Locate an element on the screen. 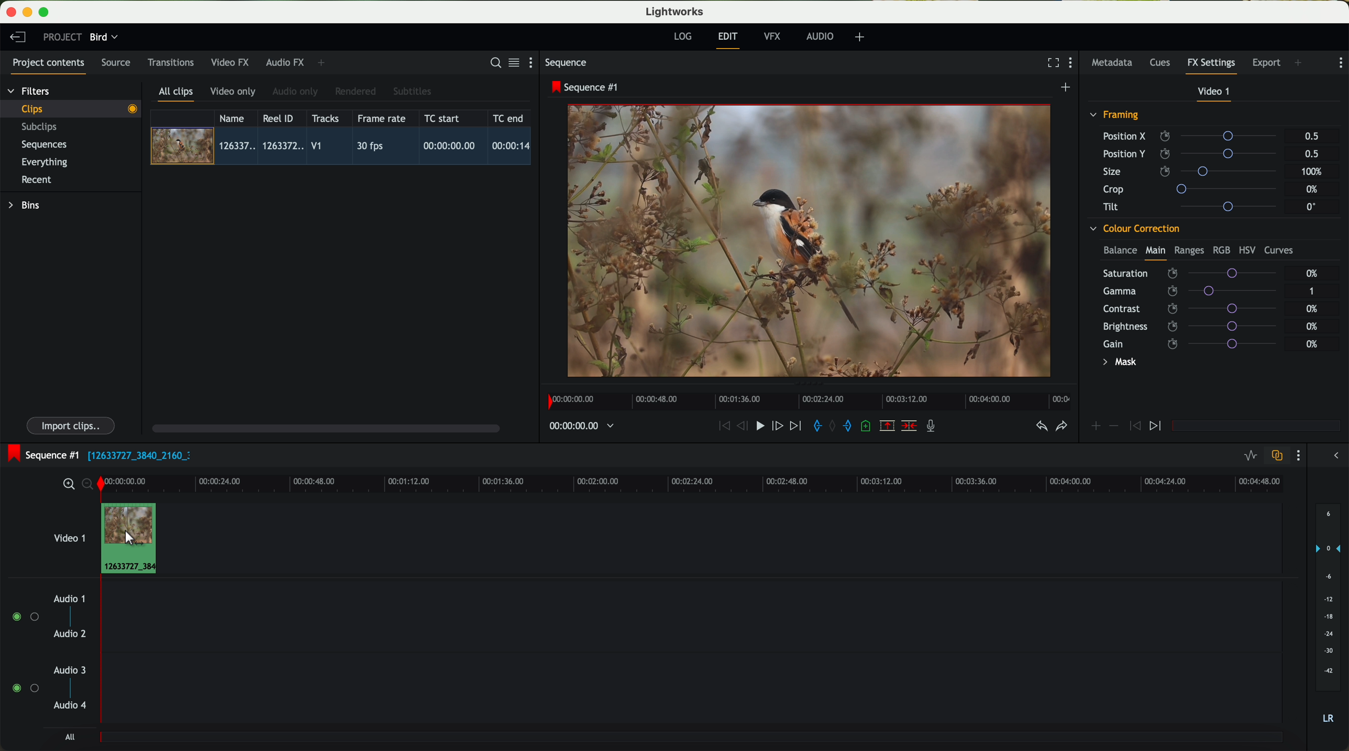  all is located at coordinates (70, 737).